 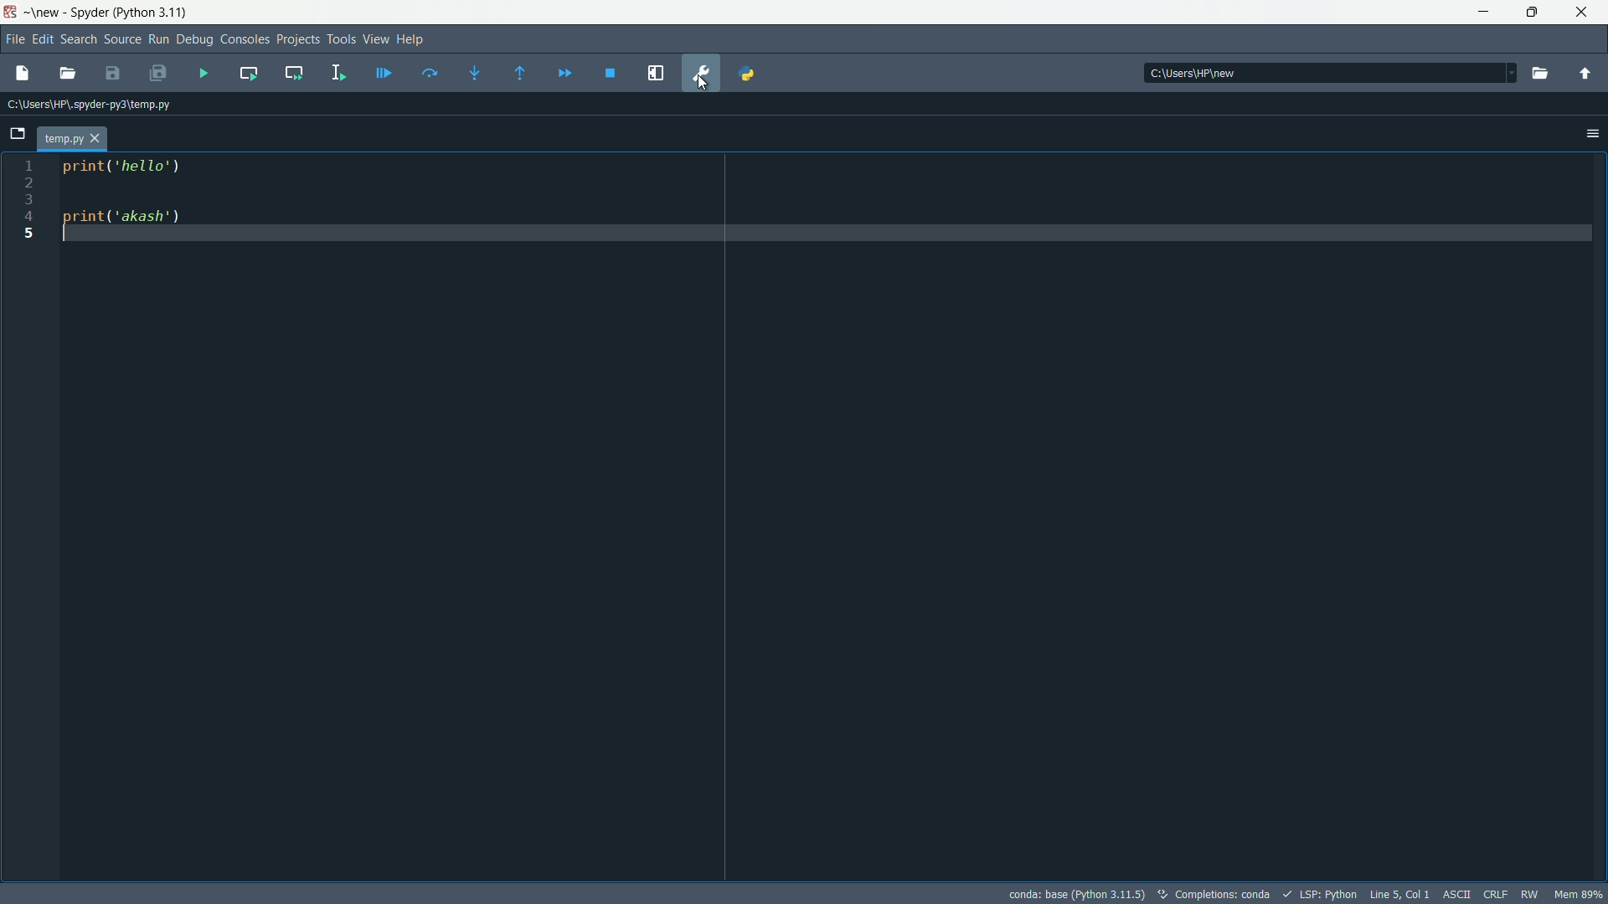 I want to click on cursor position, so click(x=1398, y=892).